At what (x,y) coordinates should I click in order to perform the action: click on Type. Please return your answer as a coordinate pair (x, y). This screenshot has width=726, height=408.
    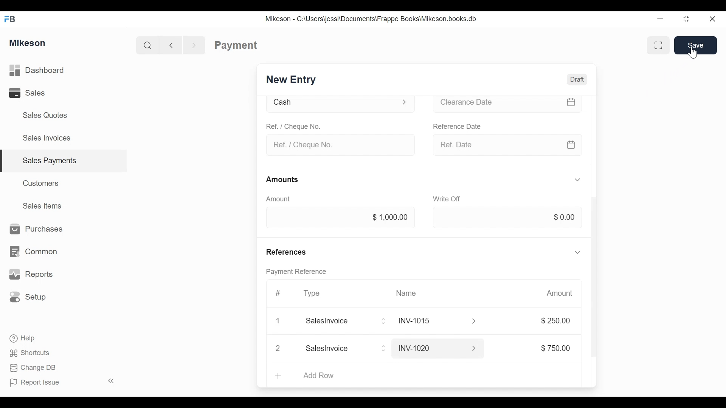
    Looking at the image, I should click on (312, 293).